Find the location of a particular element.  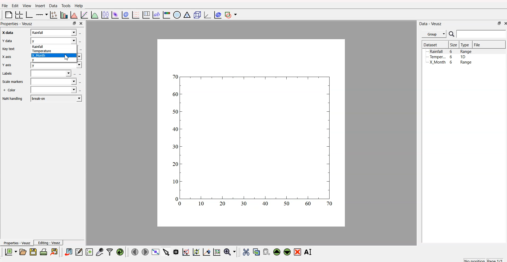

draw points is located at coordinates (195, 252).